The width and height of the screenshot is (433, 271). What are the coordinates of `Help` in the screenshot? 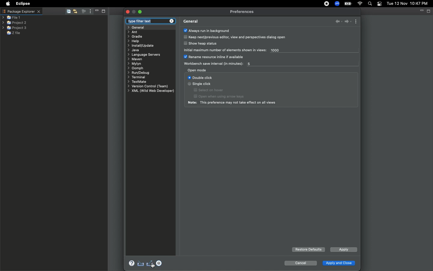 It's located at (135, 41).